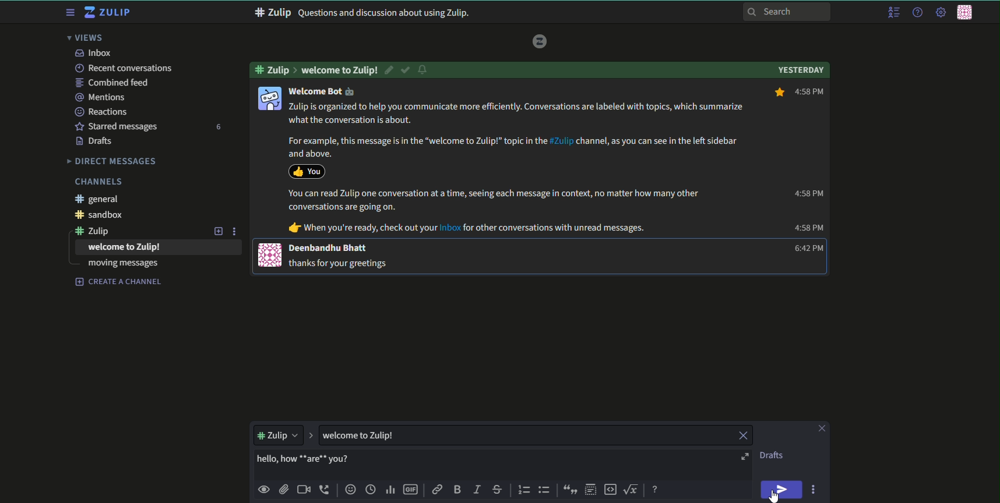  Describe the element at coordinates (437, 490) in the screenshot. I see `link` at that location.